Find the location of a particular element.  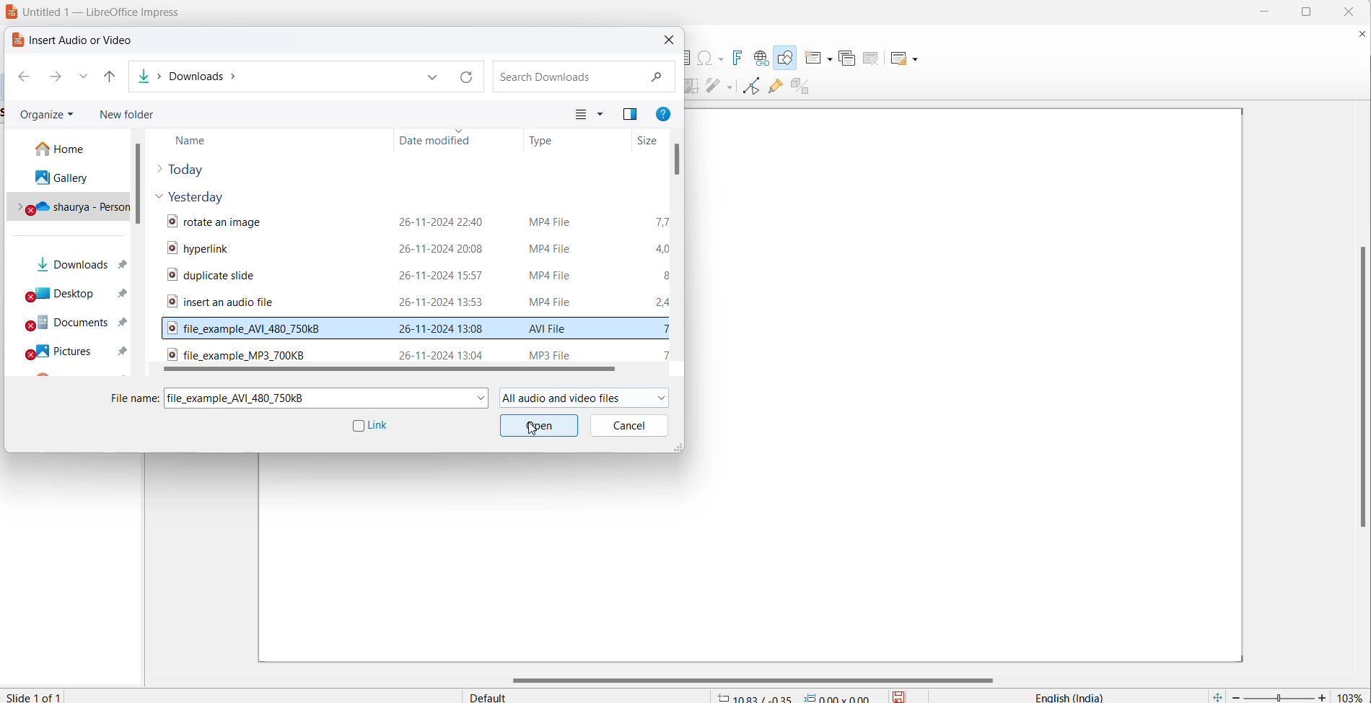

Name is located at coordinates (196, 141).